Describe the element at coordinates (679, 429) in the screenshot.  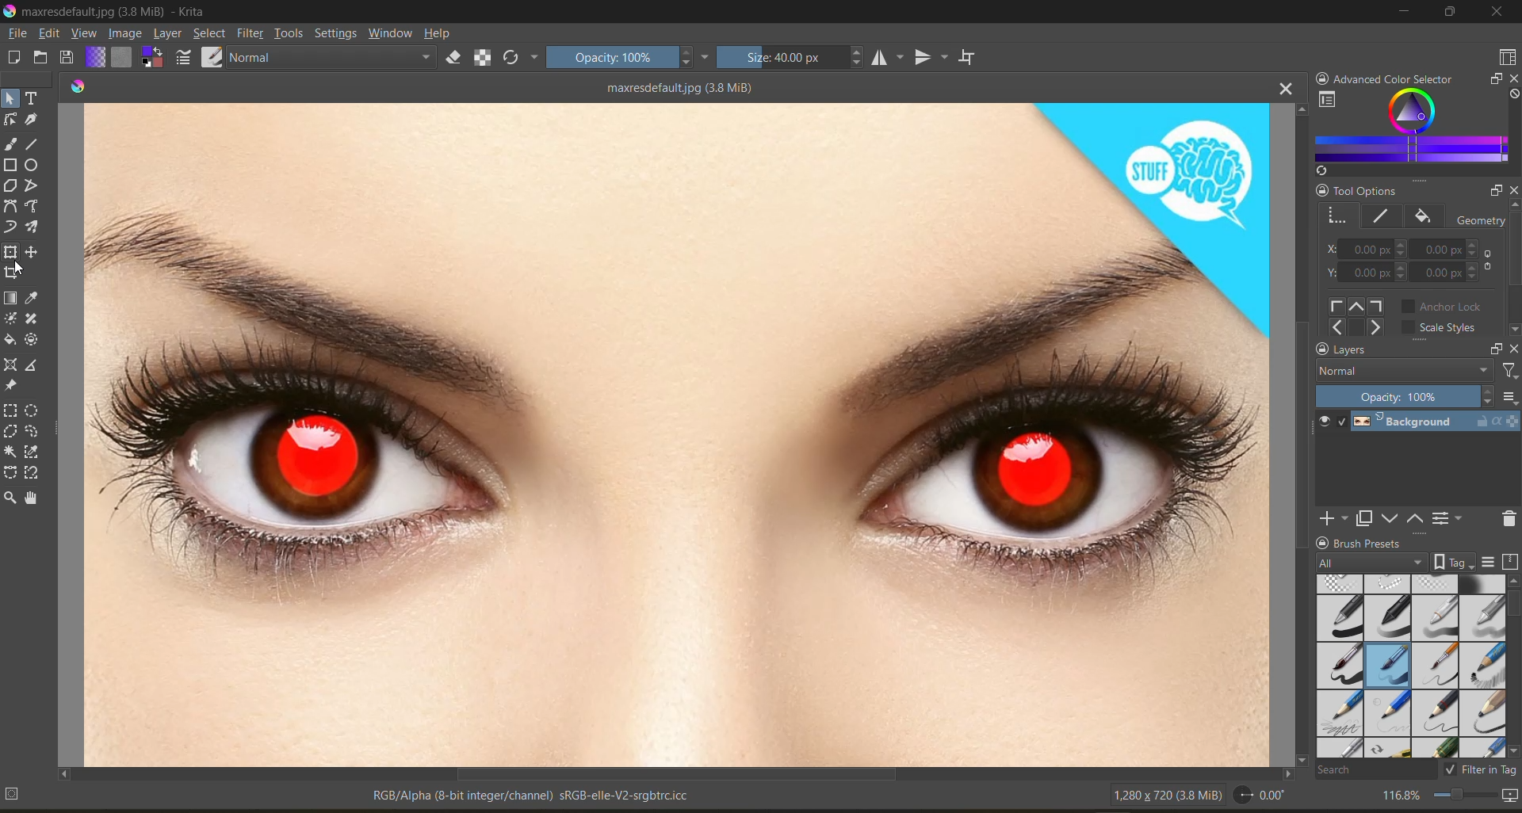
I see `photo` at that location.